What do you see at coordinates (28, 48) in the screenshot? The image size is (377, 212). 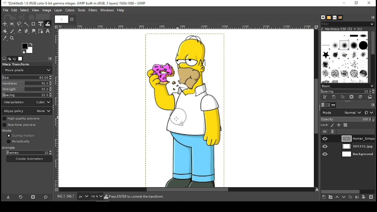 I see `colors` at bounding box center [28, 48].